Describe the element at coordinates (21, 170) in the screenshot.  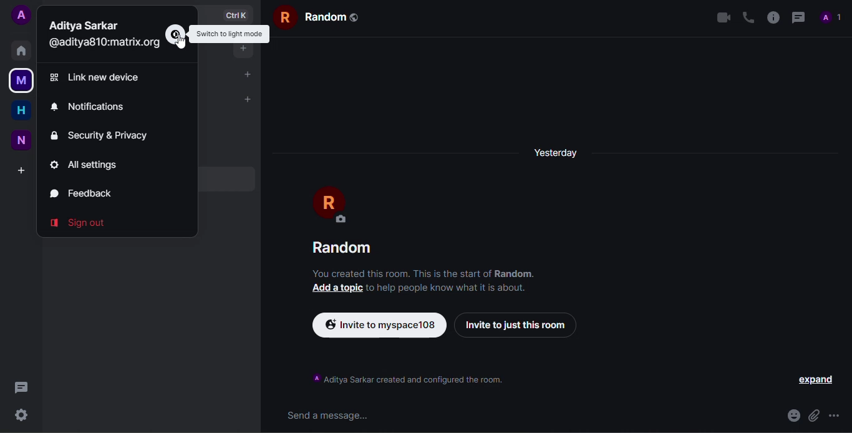
I see `add` at that location.